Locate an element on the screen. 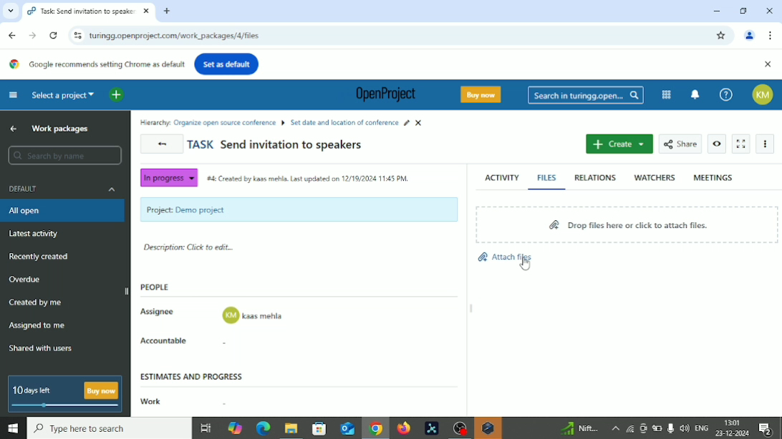 The height and width of the screenshot is (439, 782). Estimates and progress is located at coordinates (194, 375).